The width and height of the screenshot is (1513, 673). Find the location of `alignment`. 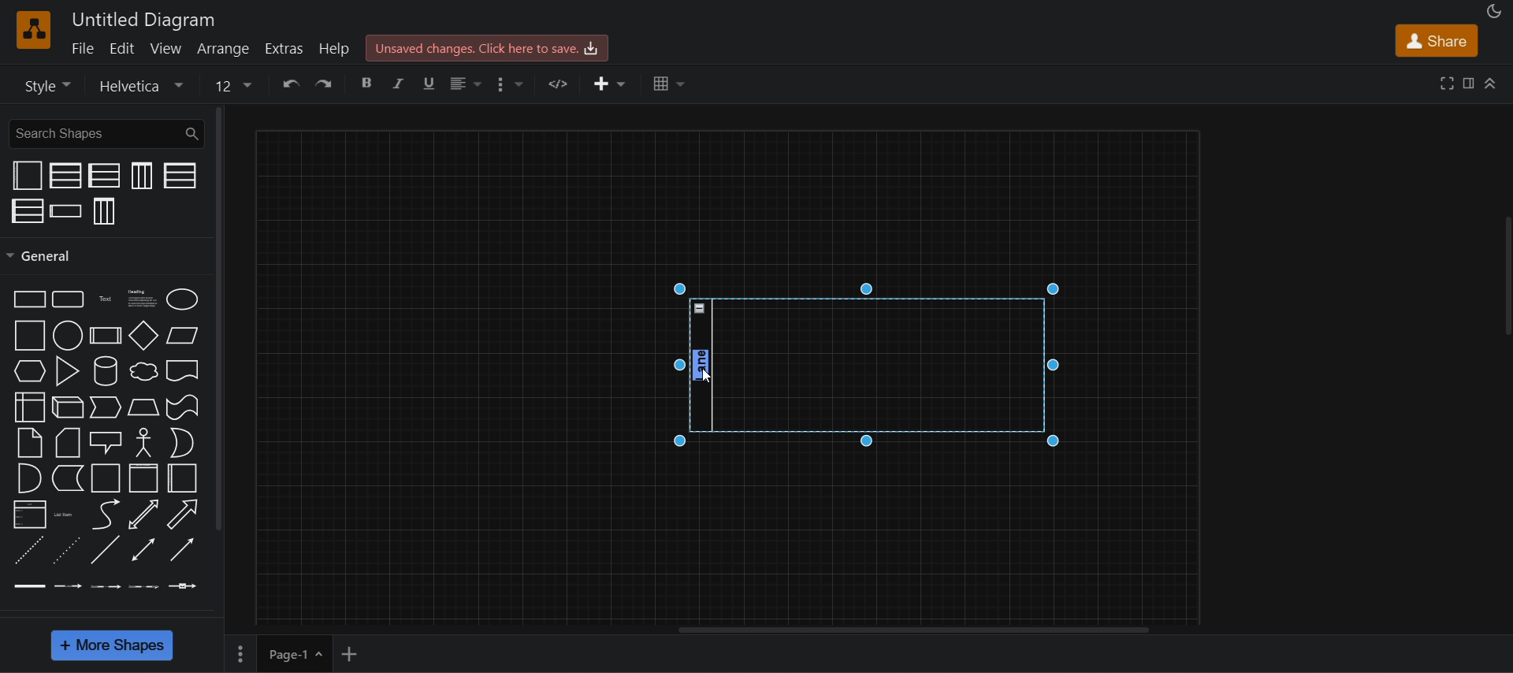

alignment is located at coordinates (463, 85).